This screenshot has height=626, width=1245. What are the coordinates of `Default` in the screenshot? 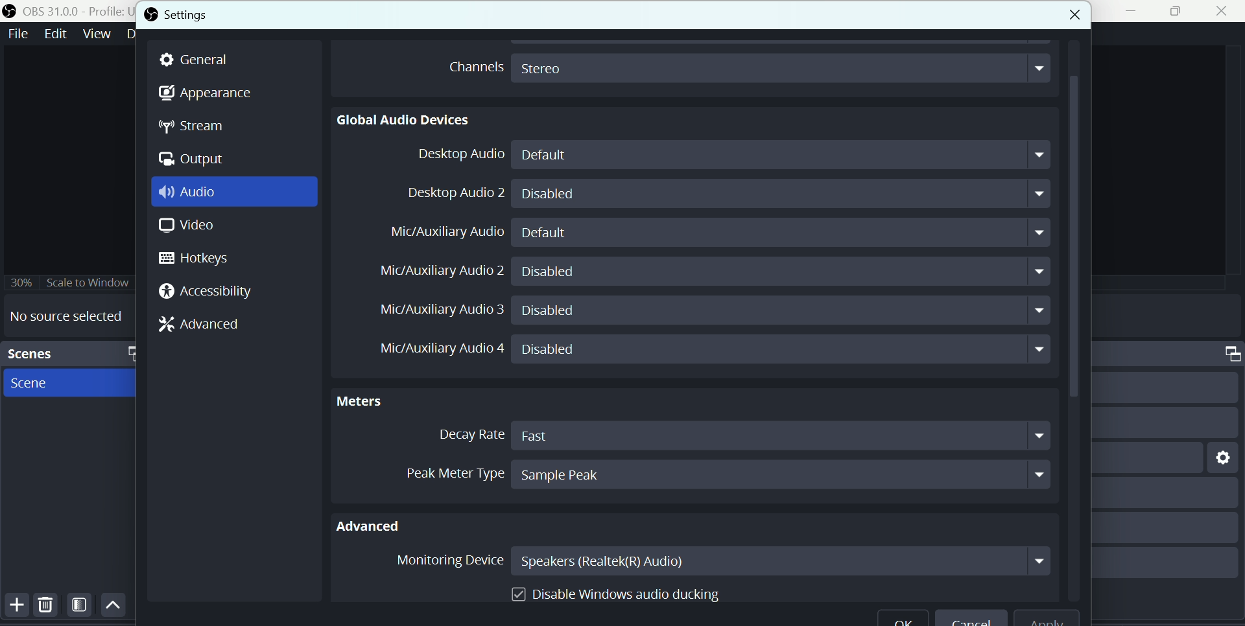 It's located at (785, 155).